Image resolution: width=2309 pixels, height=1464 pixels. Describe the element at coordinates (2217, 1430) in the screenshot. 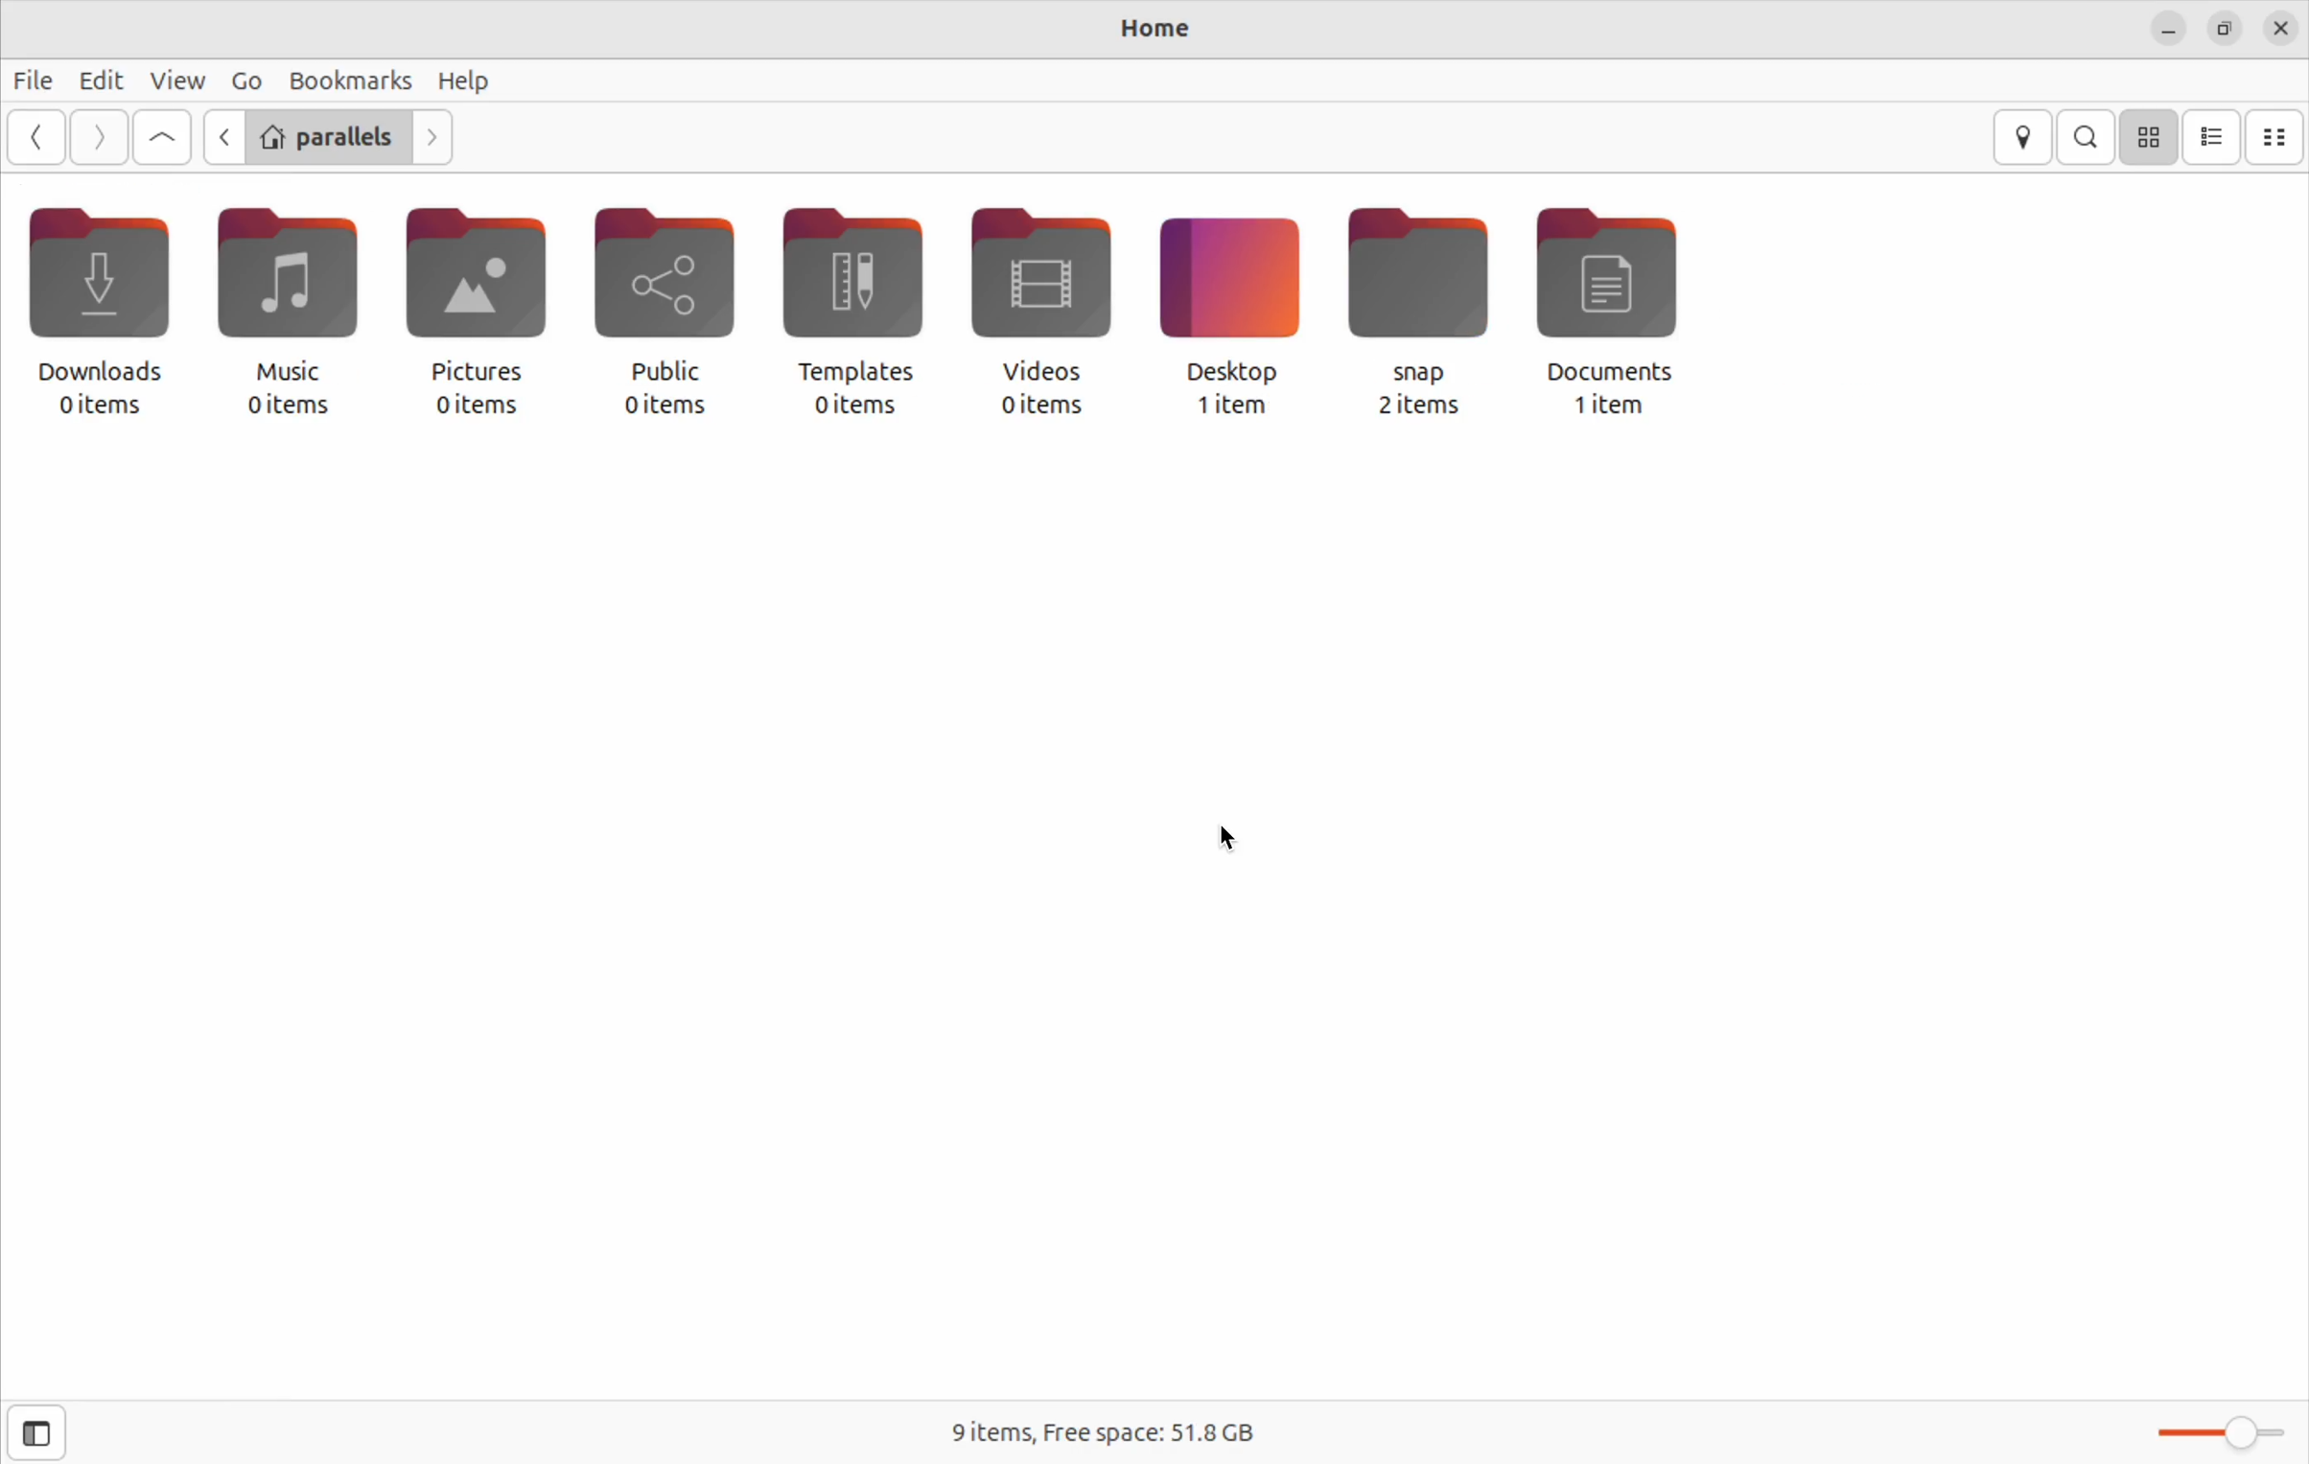

I see `toggle zoom` at that location.